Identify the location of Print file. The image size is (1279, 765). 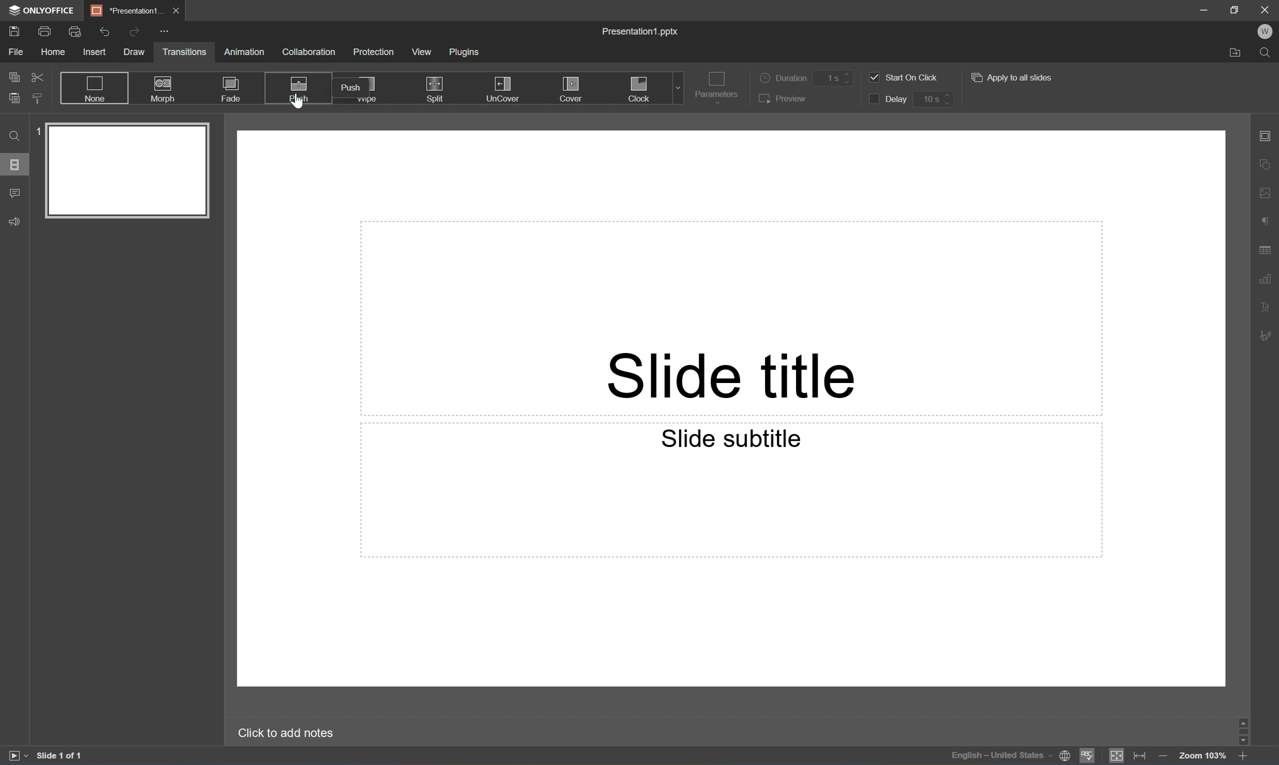
(44, 30).